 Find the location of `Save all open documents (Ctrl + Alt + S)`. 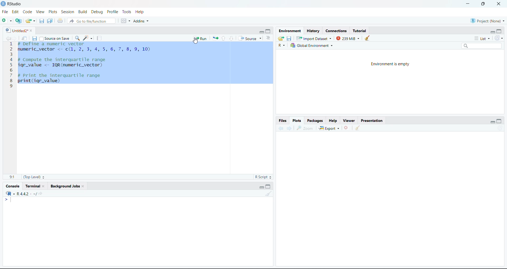

Save all open documents (Ctrl + Alt + S) is located at coordinates (50, 21).